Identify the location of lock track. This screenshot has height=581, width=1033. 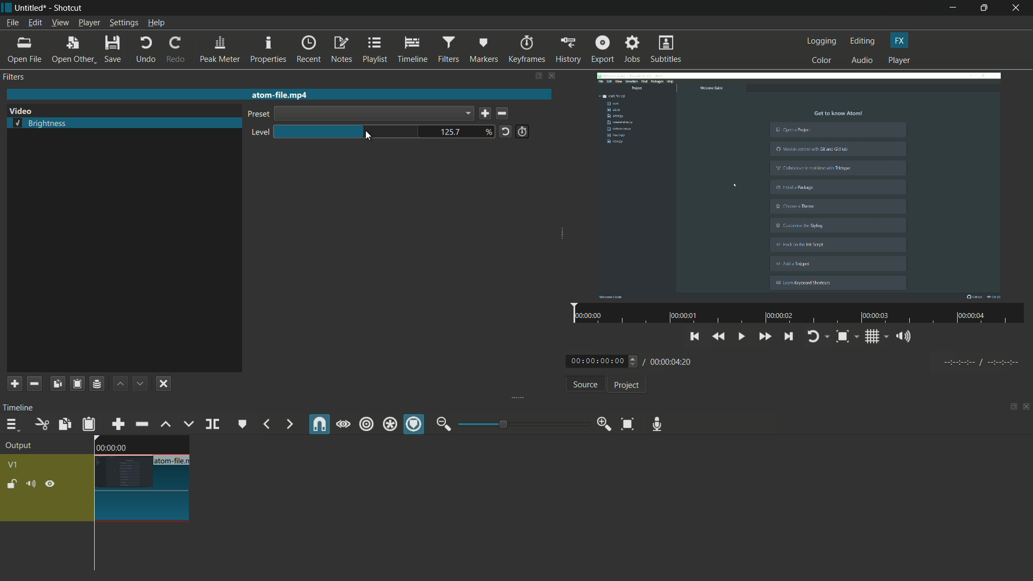
(13, 484).